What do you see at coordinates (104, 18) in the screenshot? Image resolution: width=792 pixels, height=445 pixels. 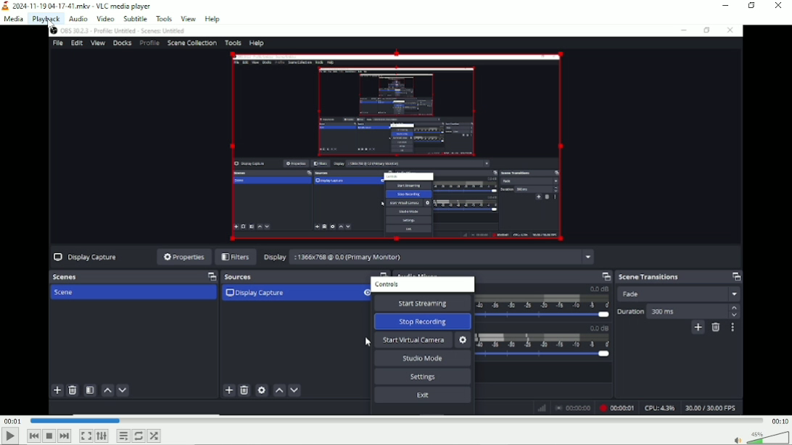 I see `video` at bounding box center [104, 18].